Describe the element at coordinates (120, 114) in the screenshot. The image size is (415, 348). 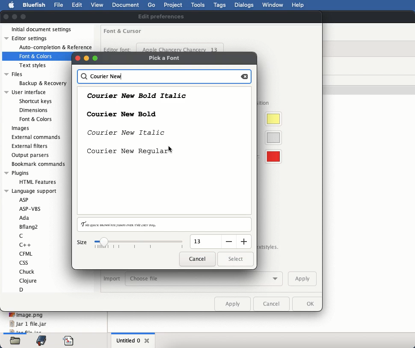
I see `courier new bold` at that location.